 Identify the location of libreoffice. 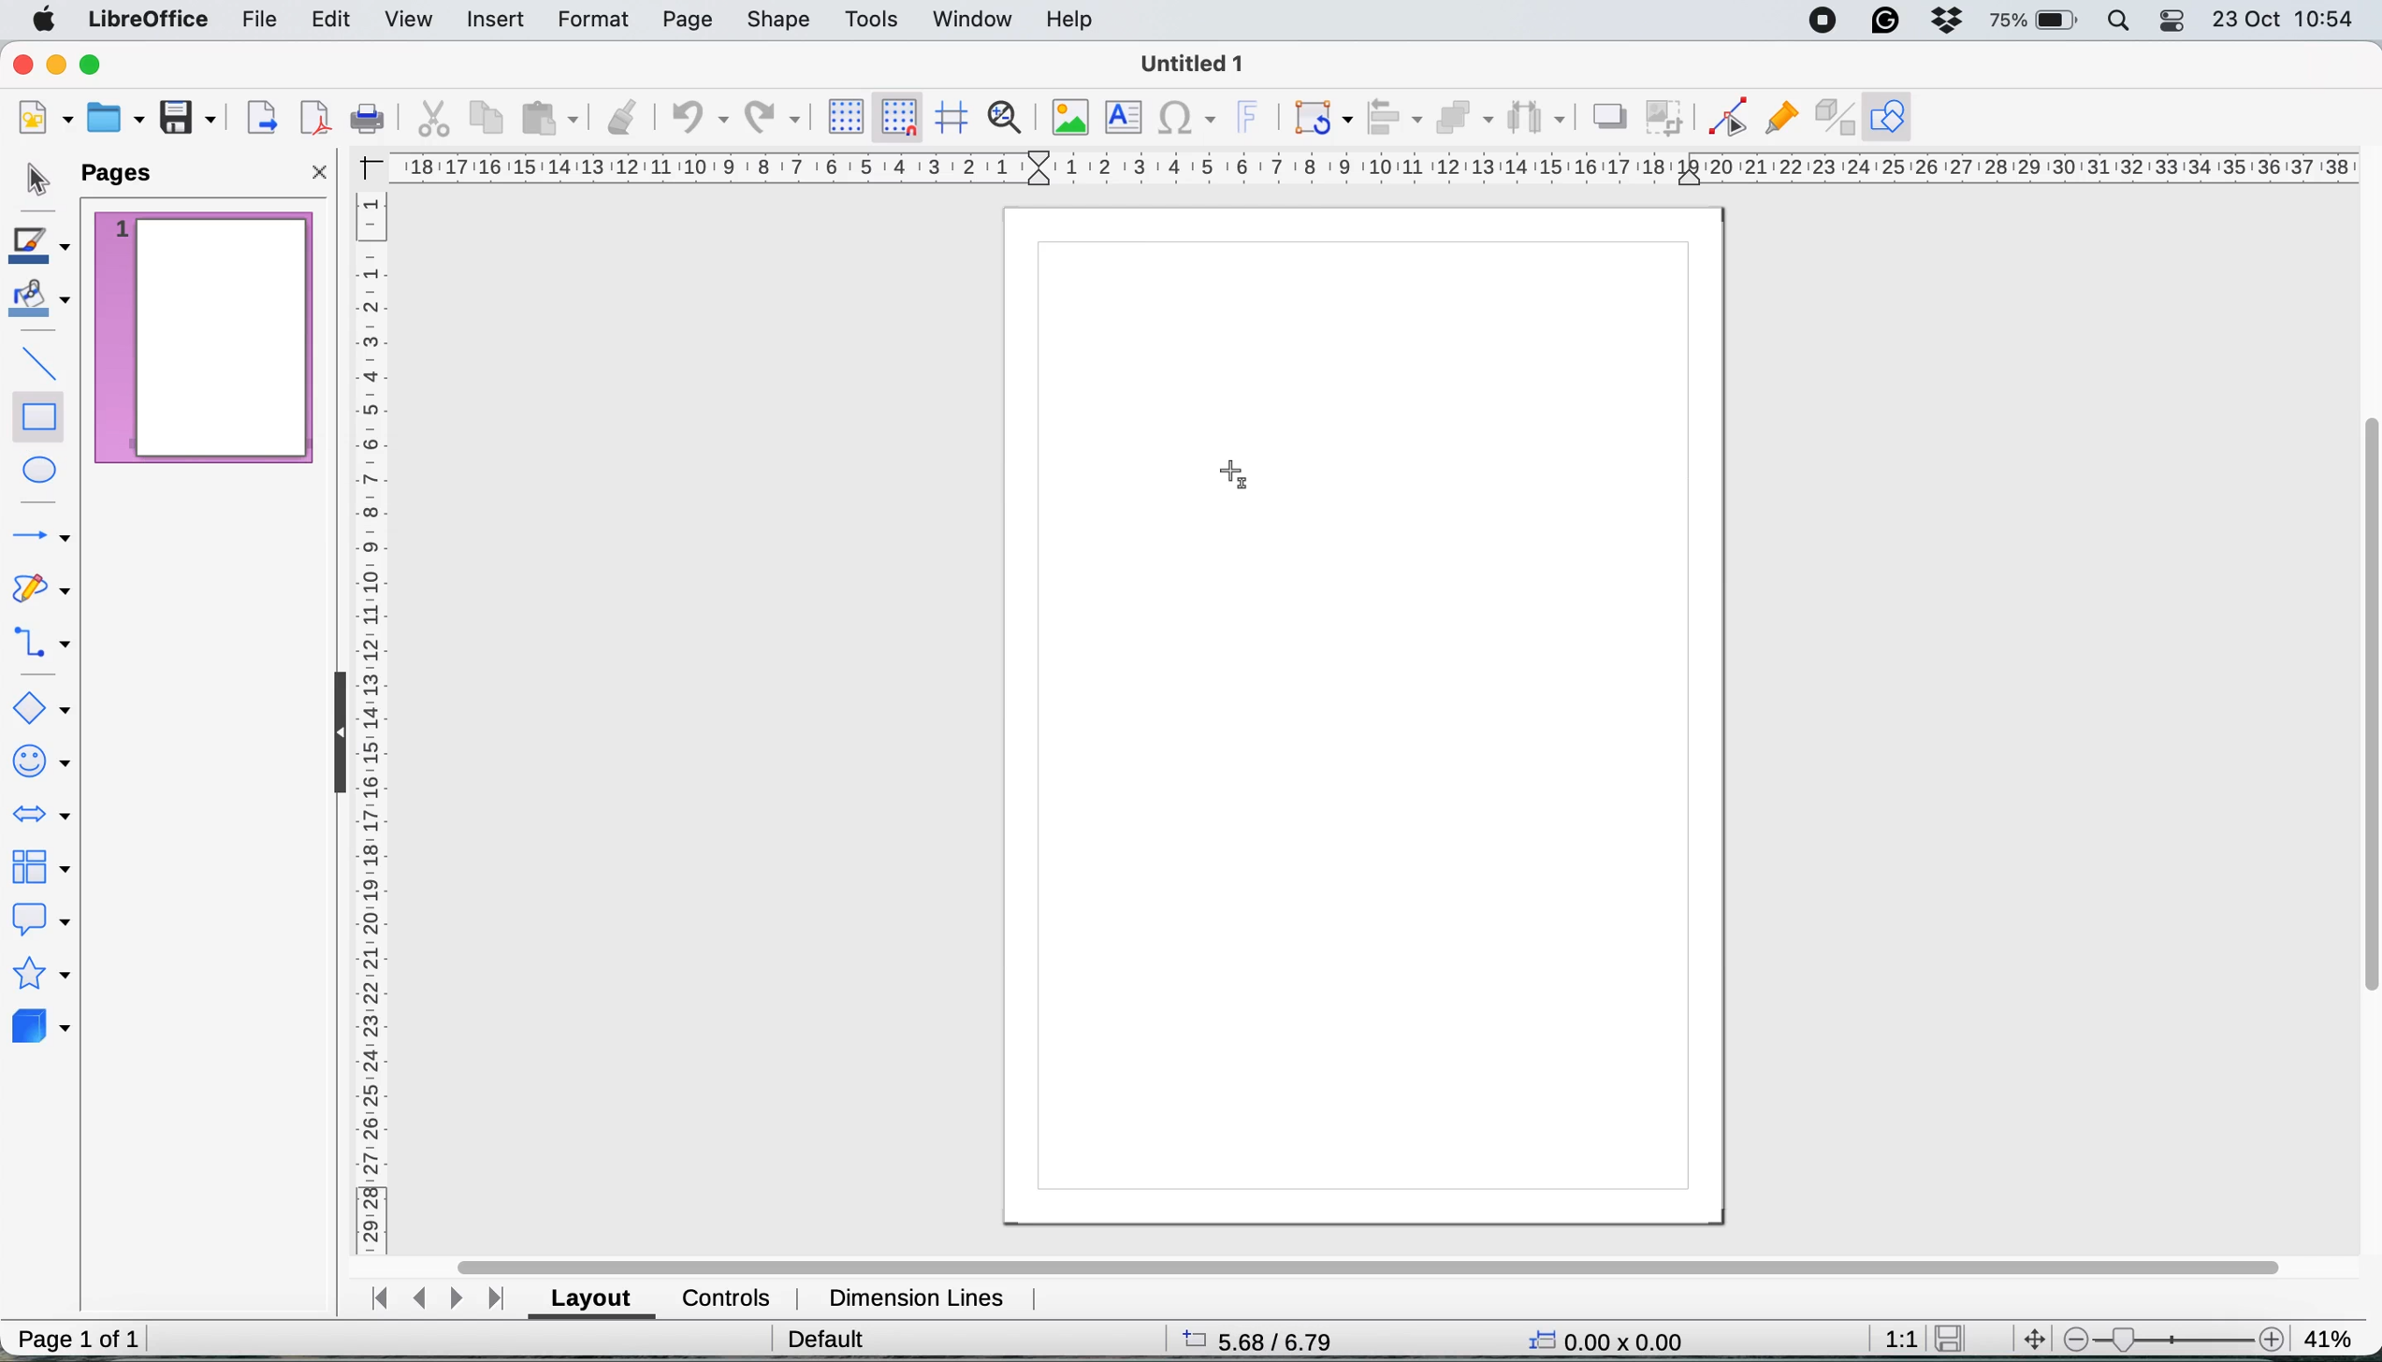
(142, 21).